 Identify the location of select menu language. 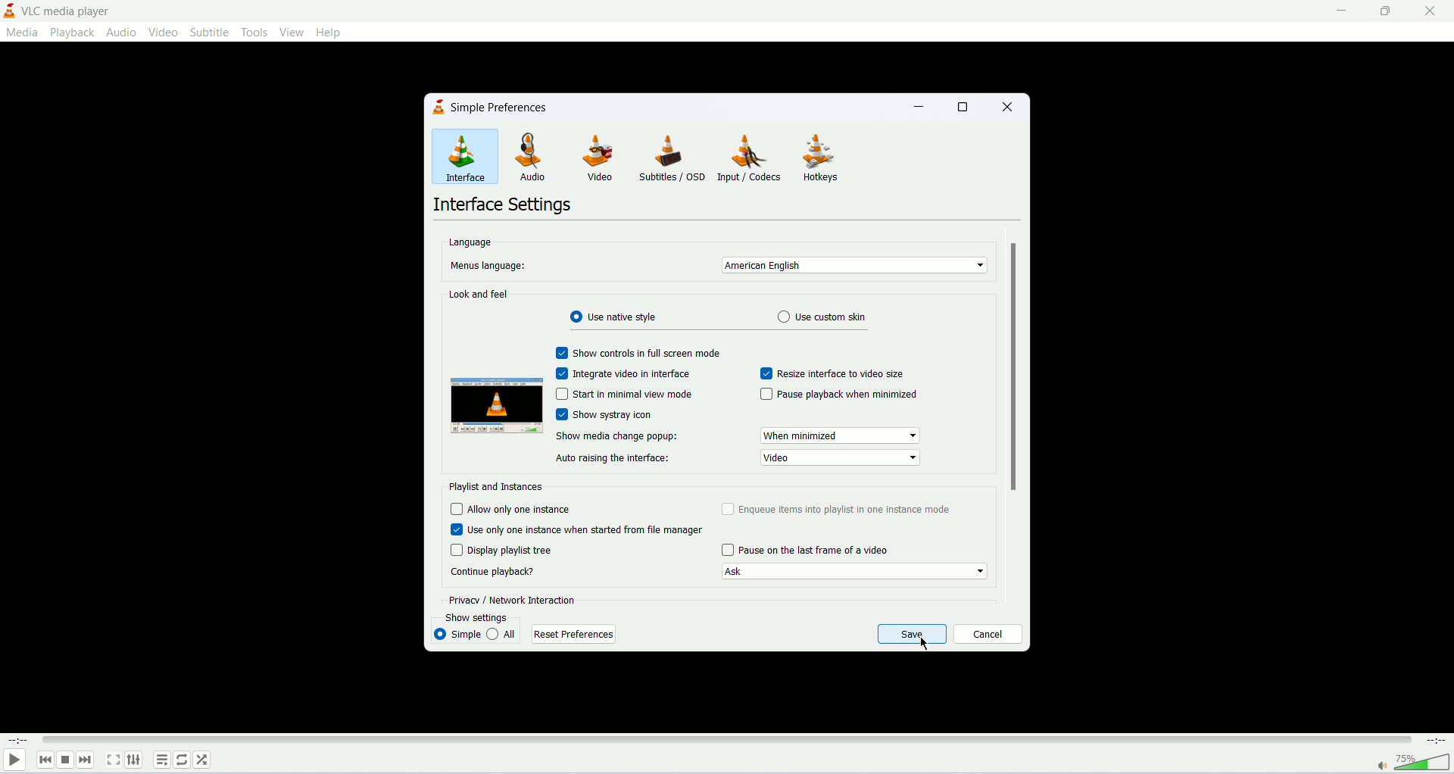
(854, 266).